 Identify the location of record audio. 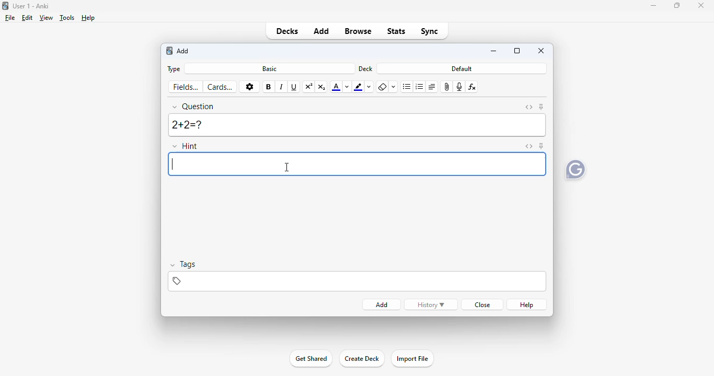
(459, 87).